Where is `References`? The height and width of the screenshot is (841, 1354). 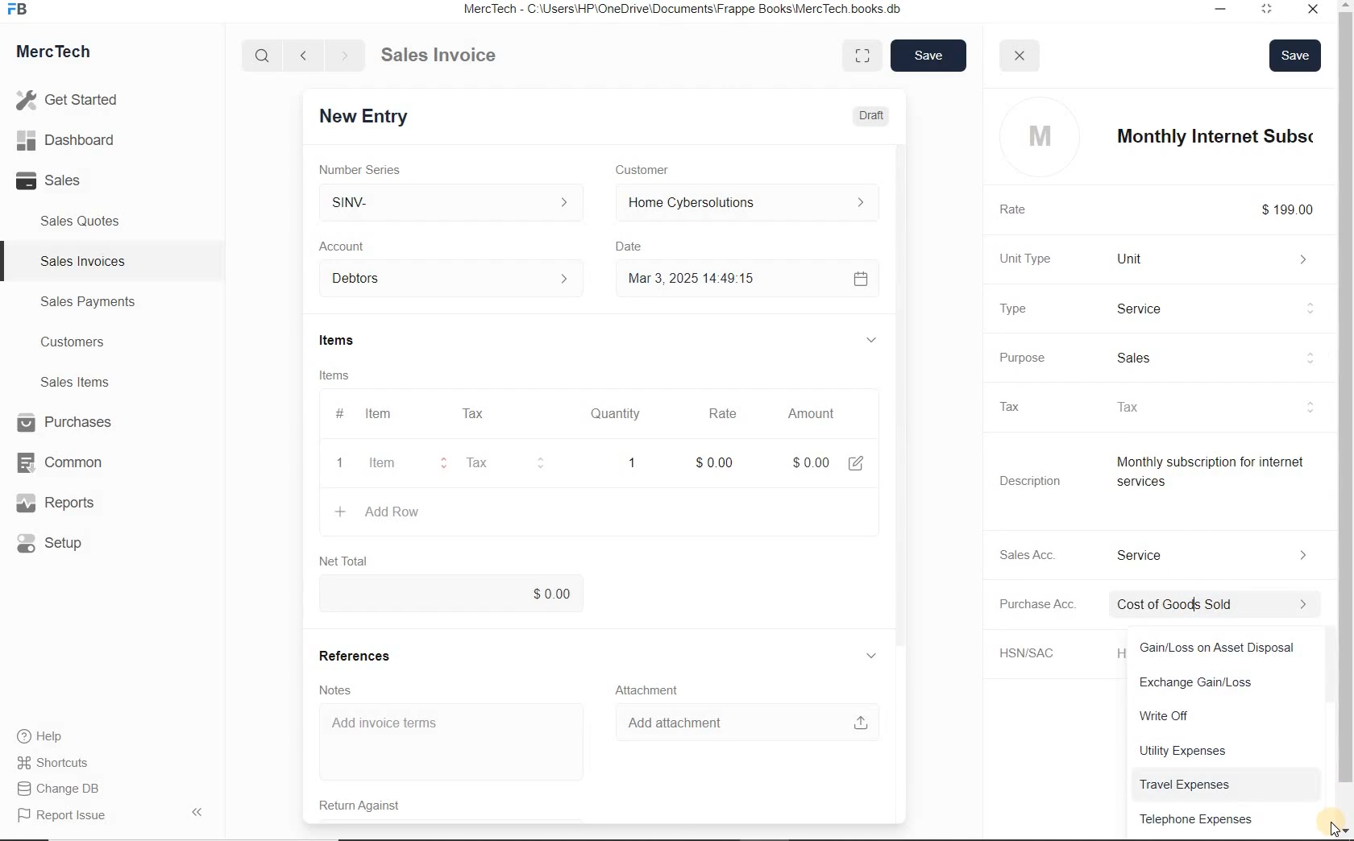
References is located at coordinates (367, 654).